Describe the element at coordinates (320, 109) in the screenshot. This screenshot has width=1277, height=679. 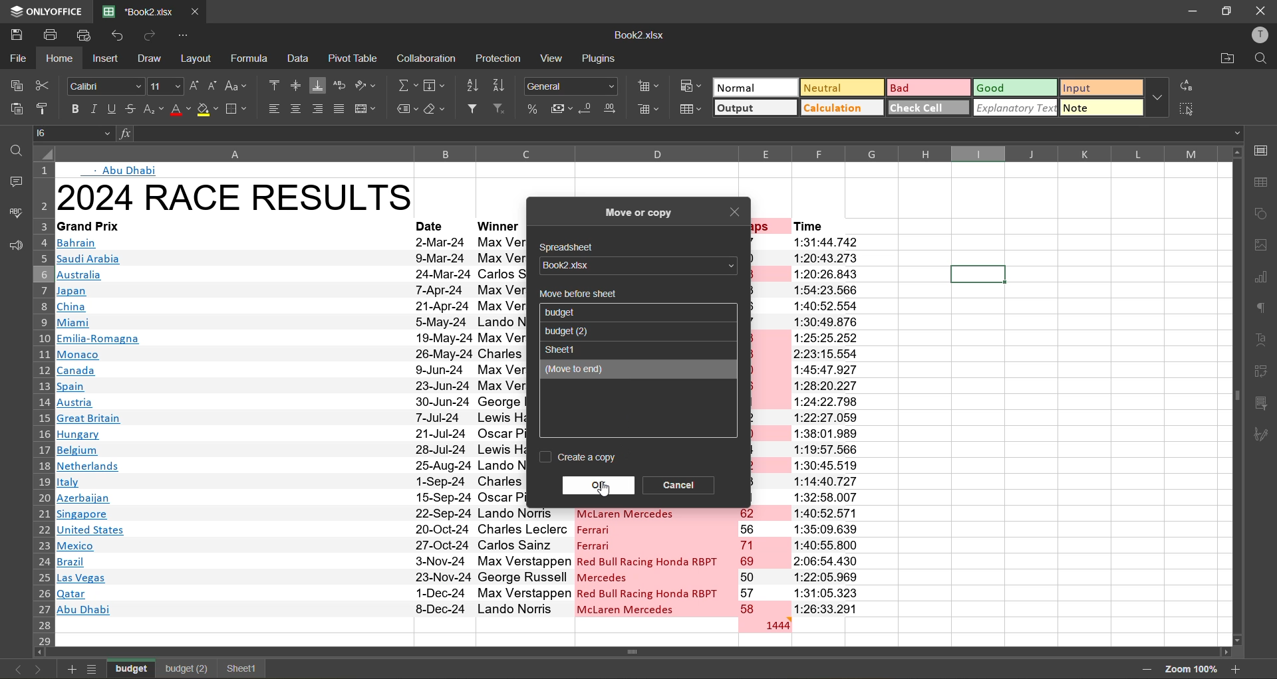
I see `align right` at that location.